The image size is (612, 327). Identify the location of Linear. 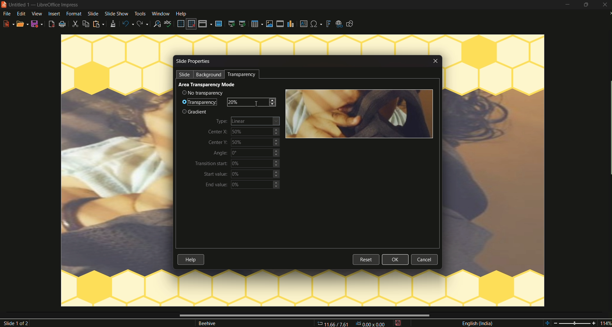
(256, 121).